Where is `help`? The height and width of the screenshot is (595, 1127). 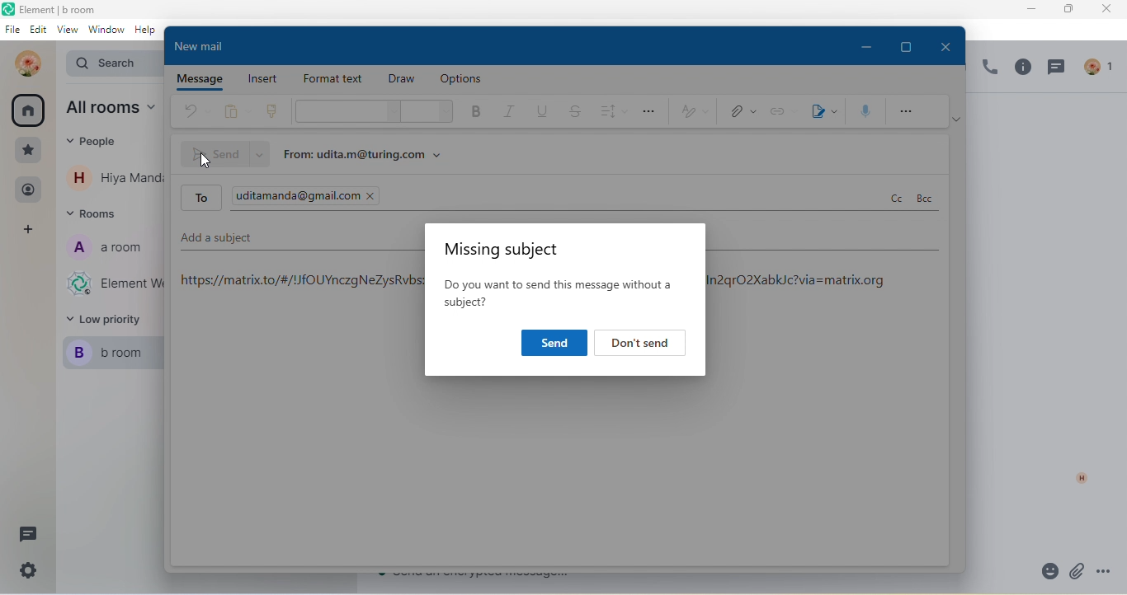 help is located at coordinates (149, 35).